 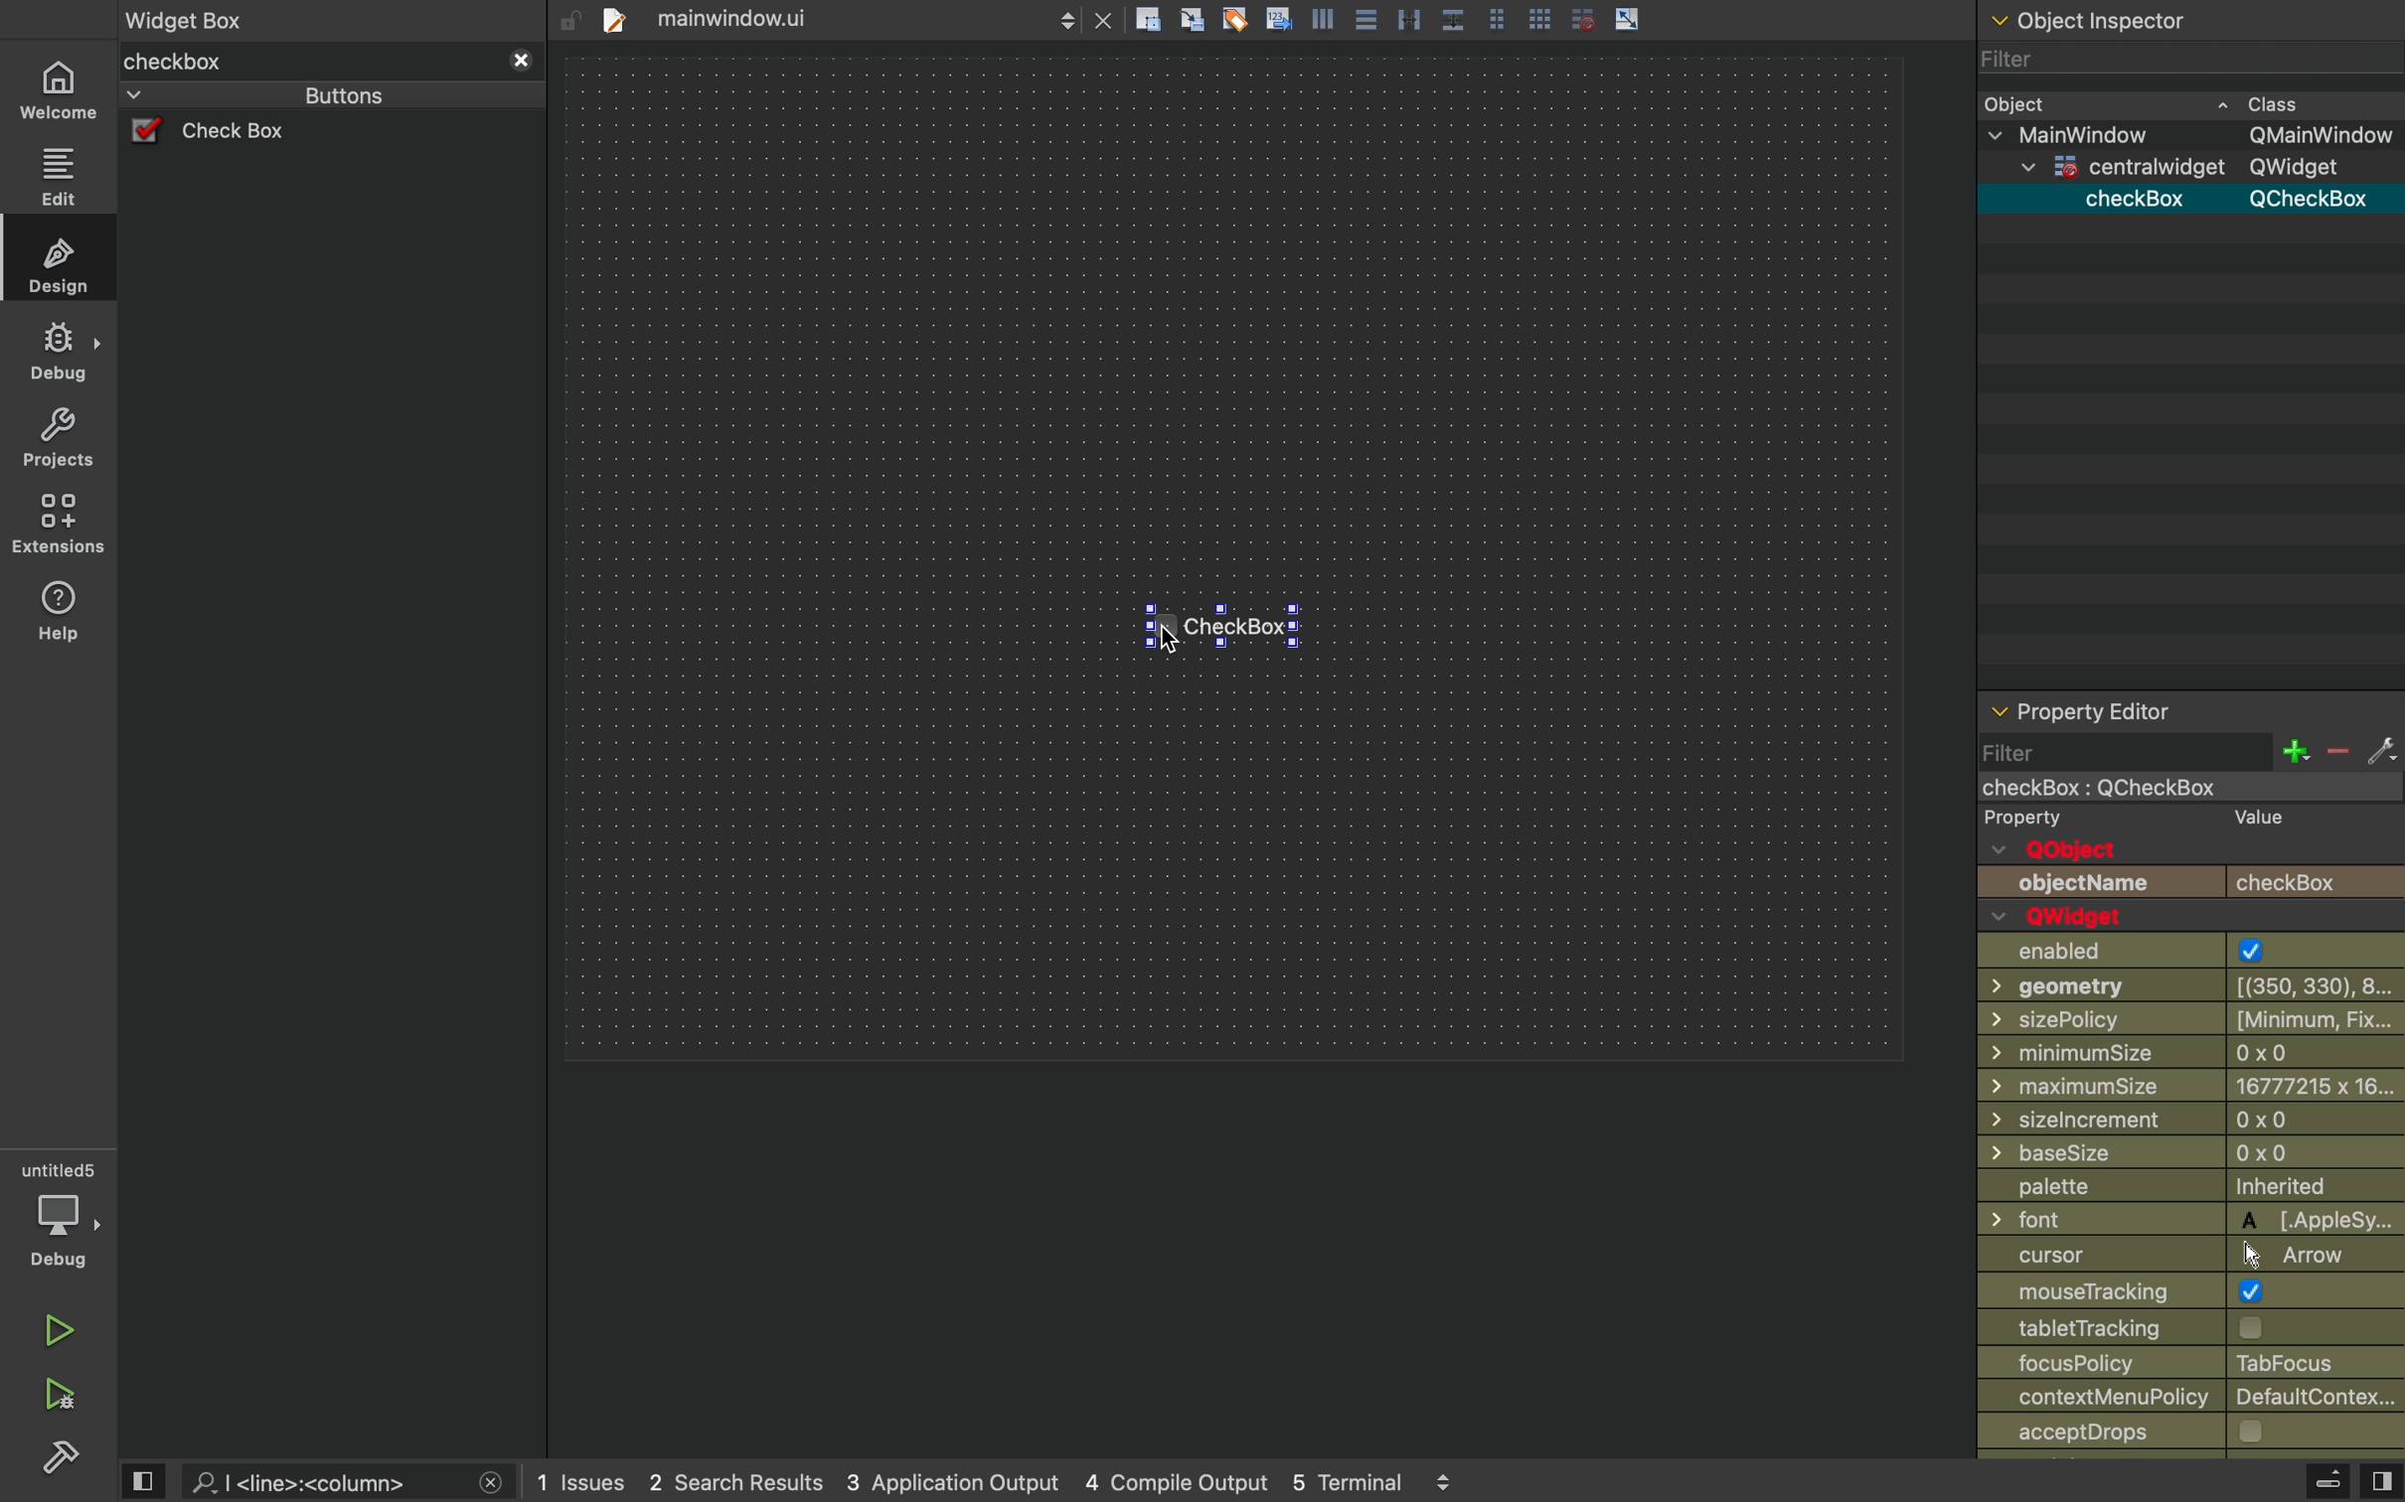 What do you see at coordinates (521, 63) in the screenshot?
I see `close` at bounding box center [521, 63].